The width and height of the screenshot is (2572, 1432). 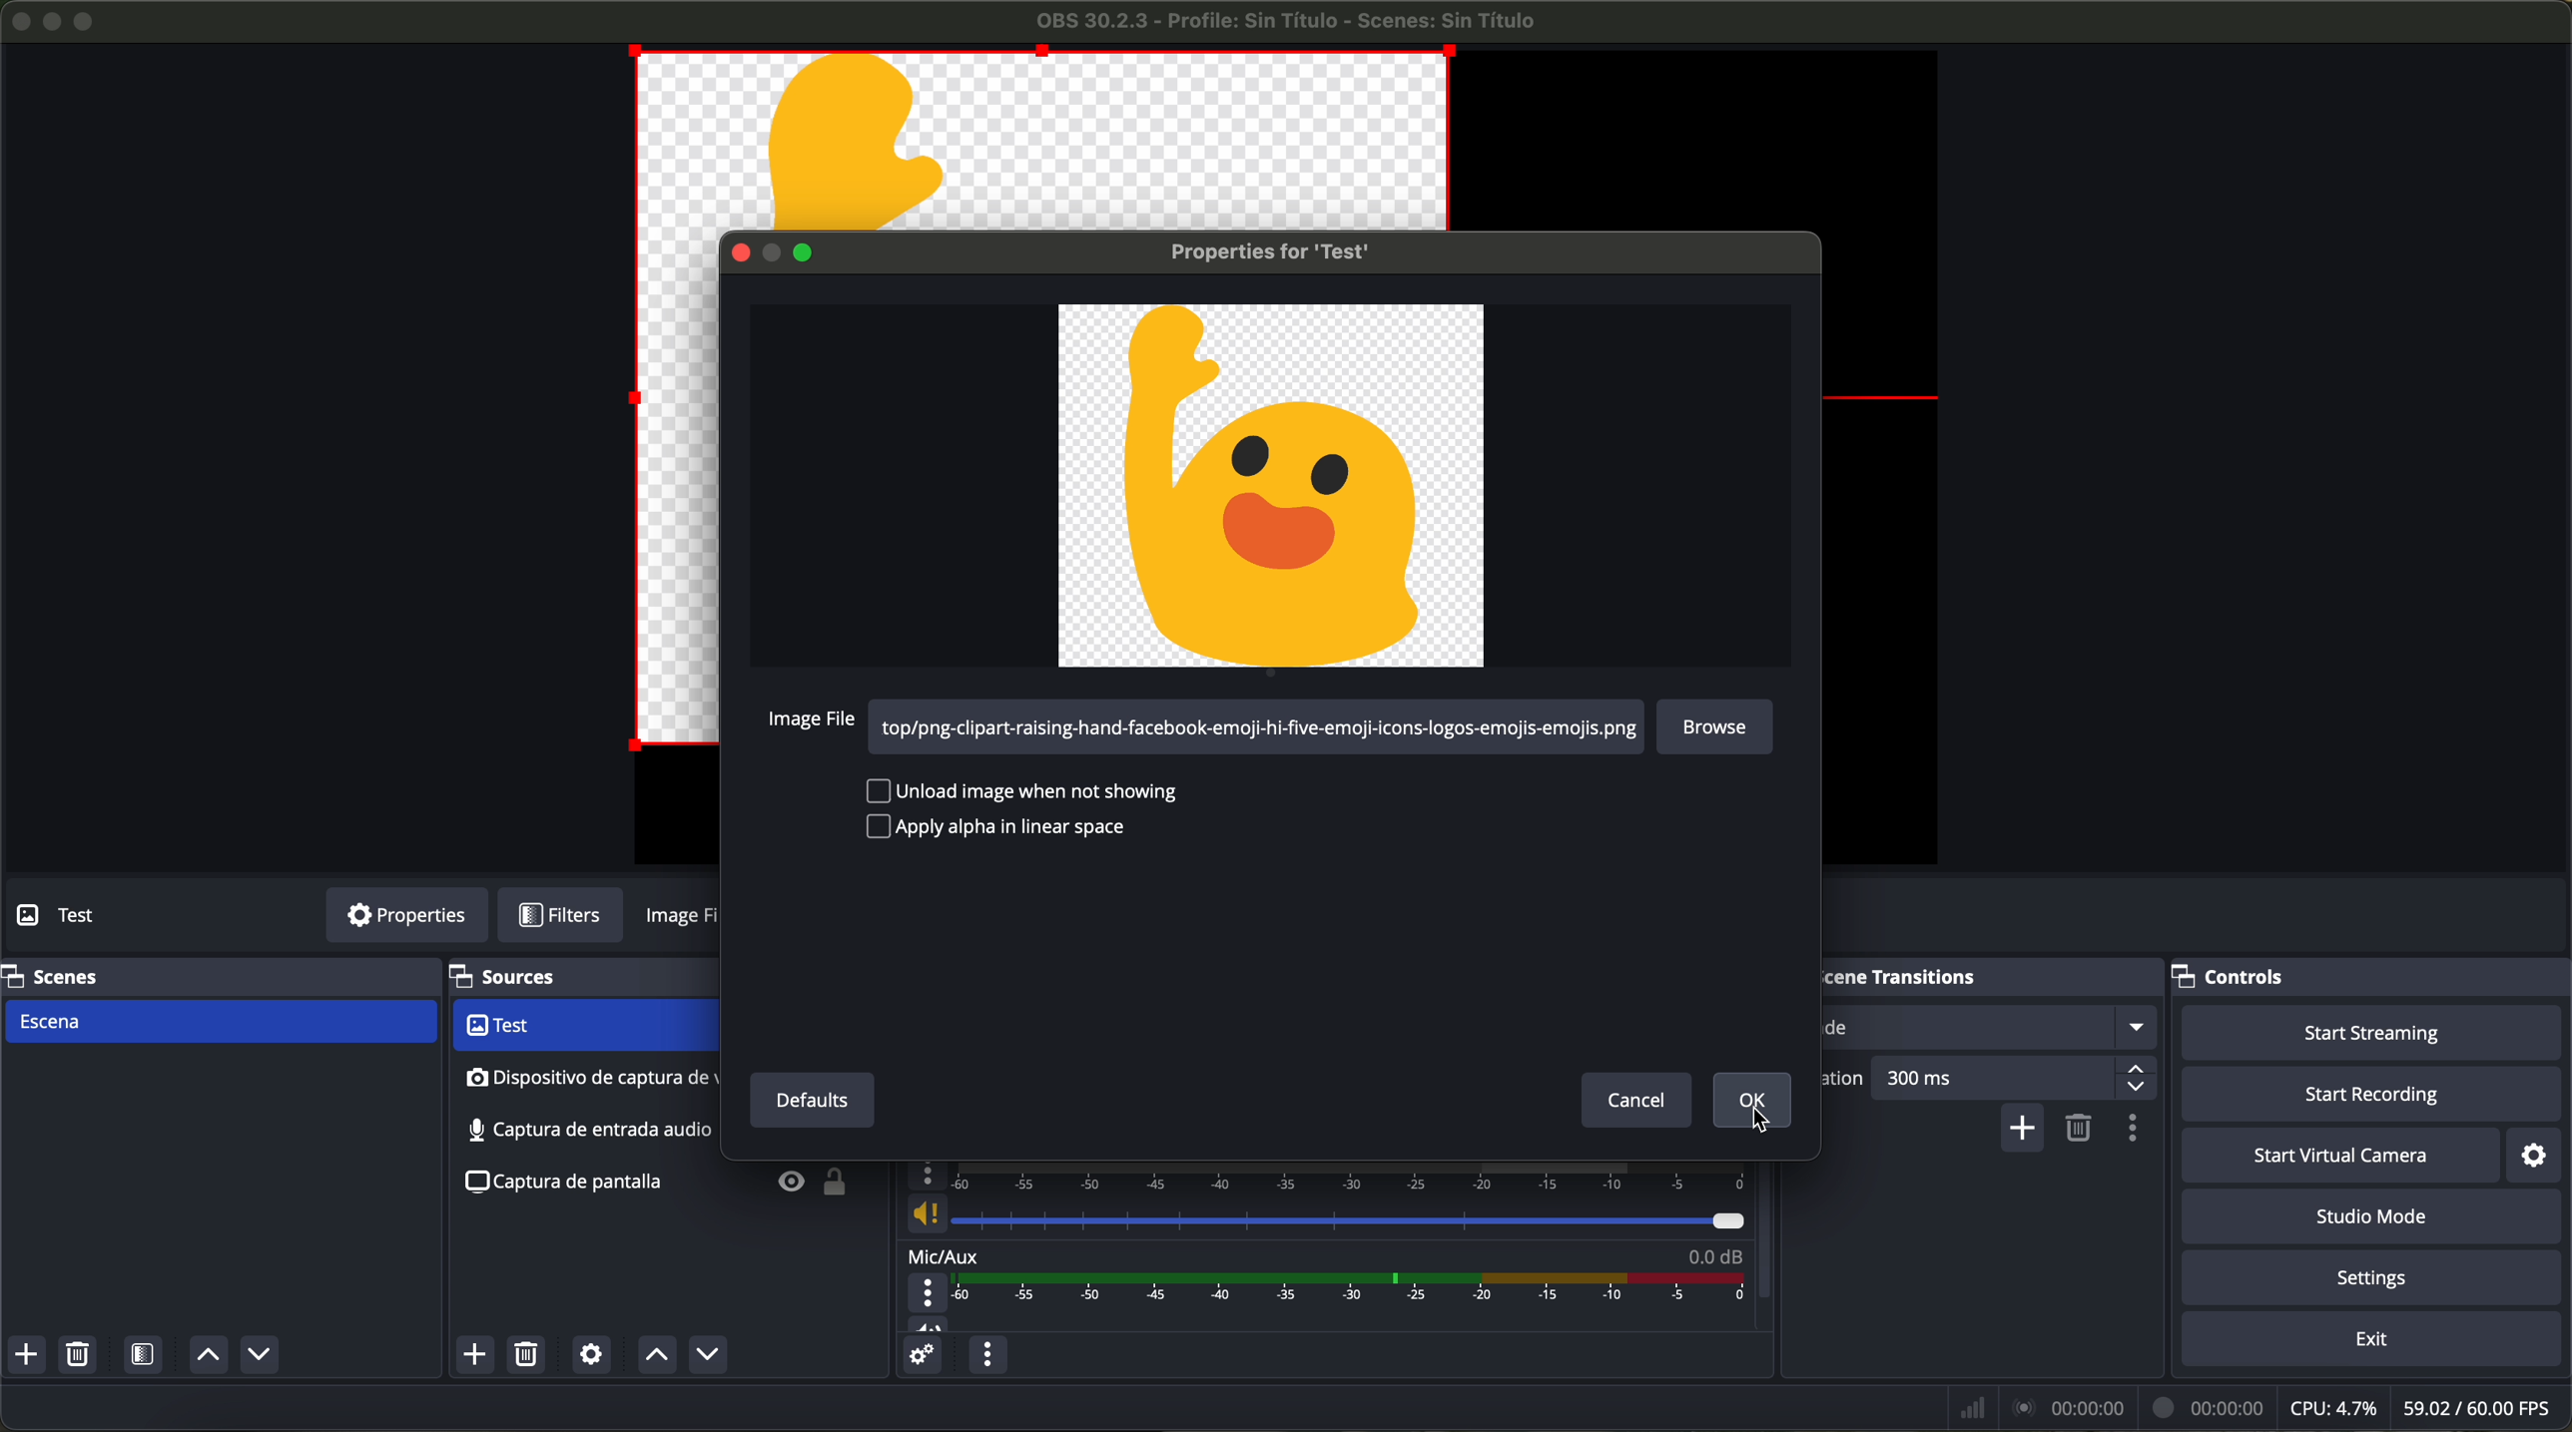 I want to click on more options, so click(x=928, y=1177).